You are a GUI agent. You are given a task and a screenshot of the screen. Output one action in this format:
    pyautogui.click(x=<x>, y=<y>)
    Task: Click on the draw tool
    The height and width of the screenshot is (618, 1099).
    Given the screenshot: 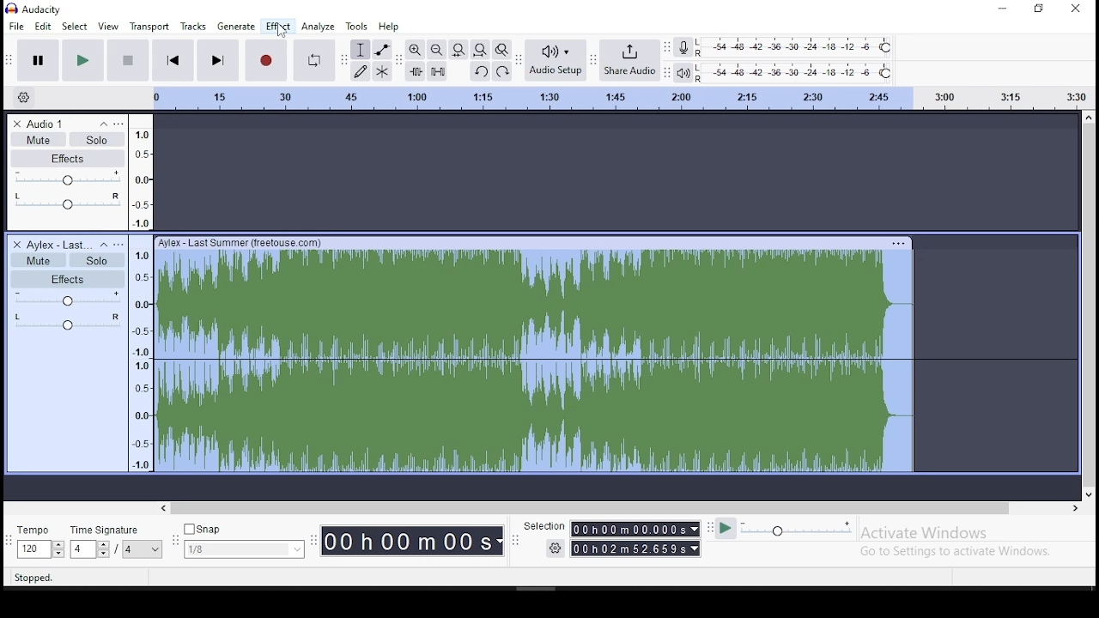 What is the action you would take?
    pyautogui.click(x=358, y=70)
    